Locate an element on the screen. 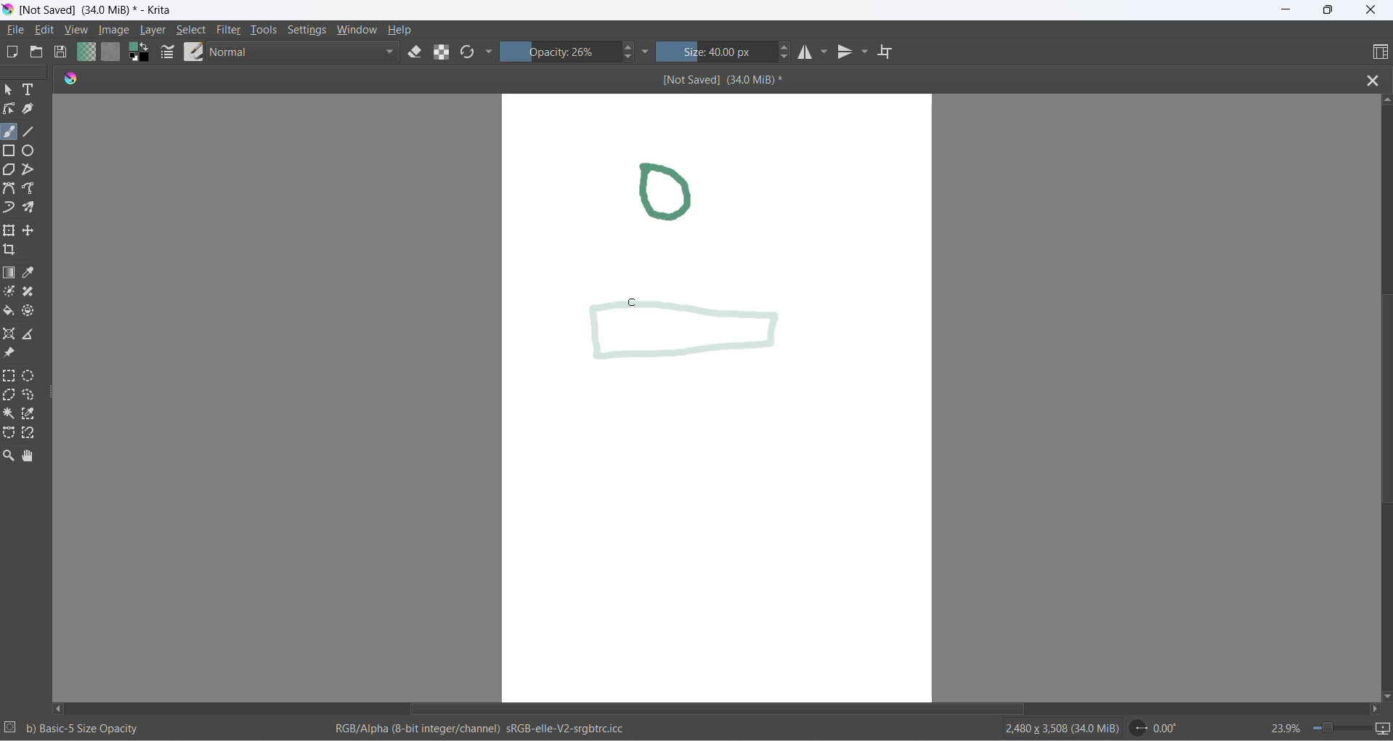 This screenshot has height=741, width=1393. horizontal mirror tool is located at coordinates (806, 52).